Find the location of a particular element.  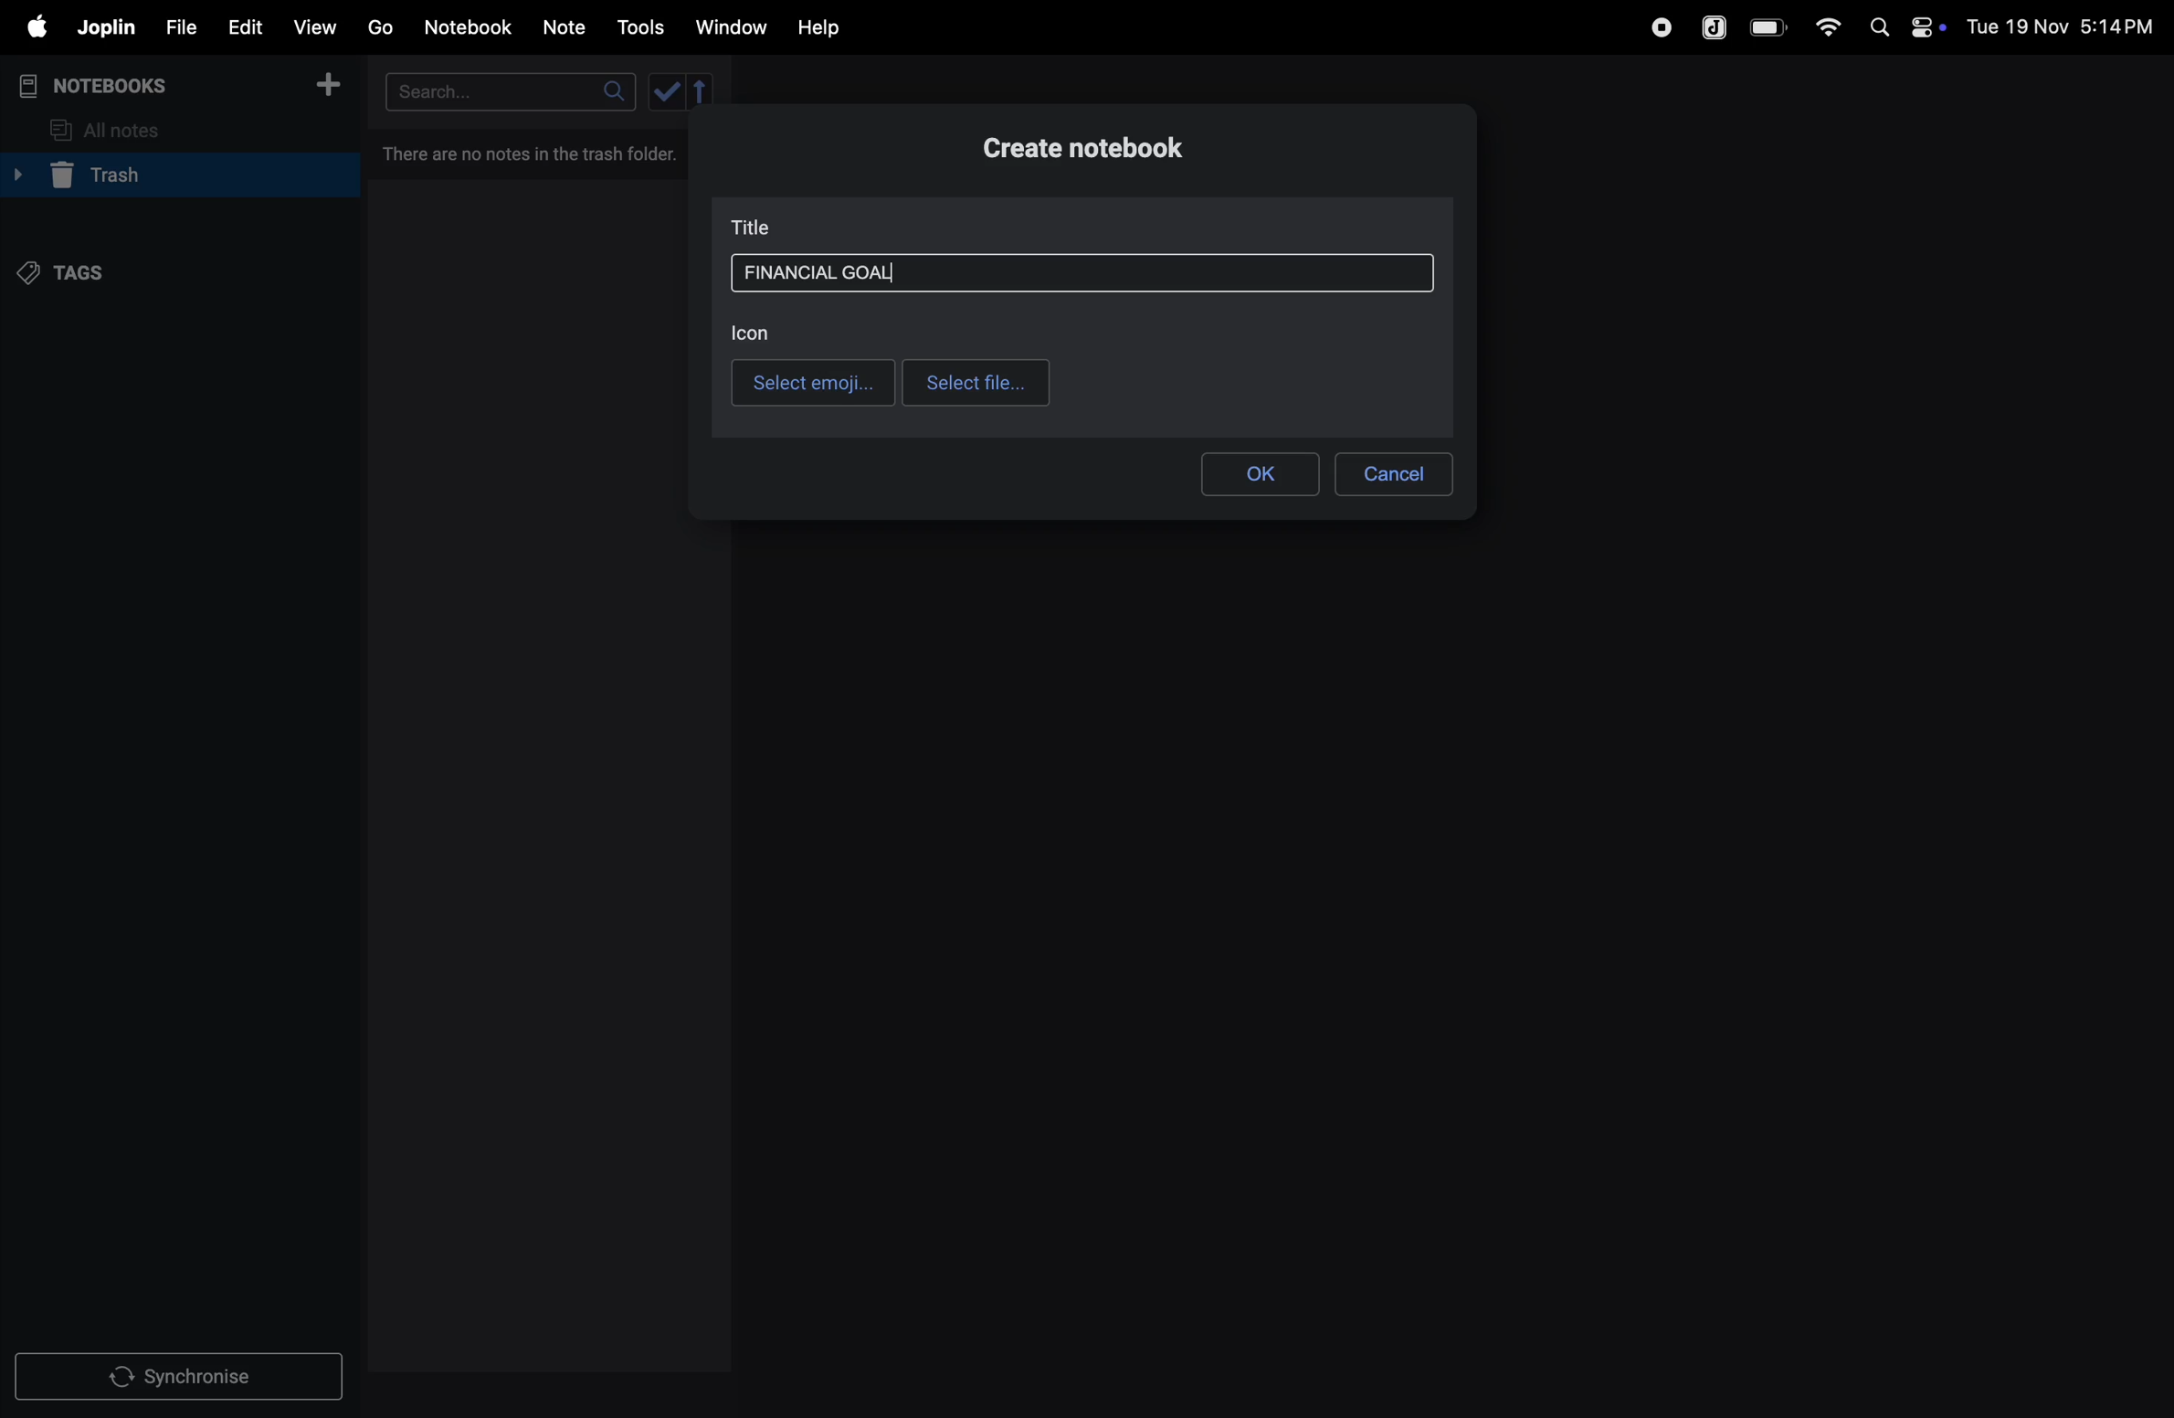

synchronize is located at coordinates (181, 1373).